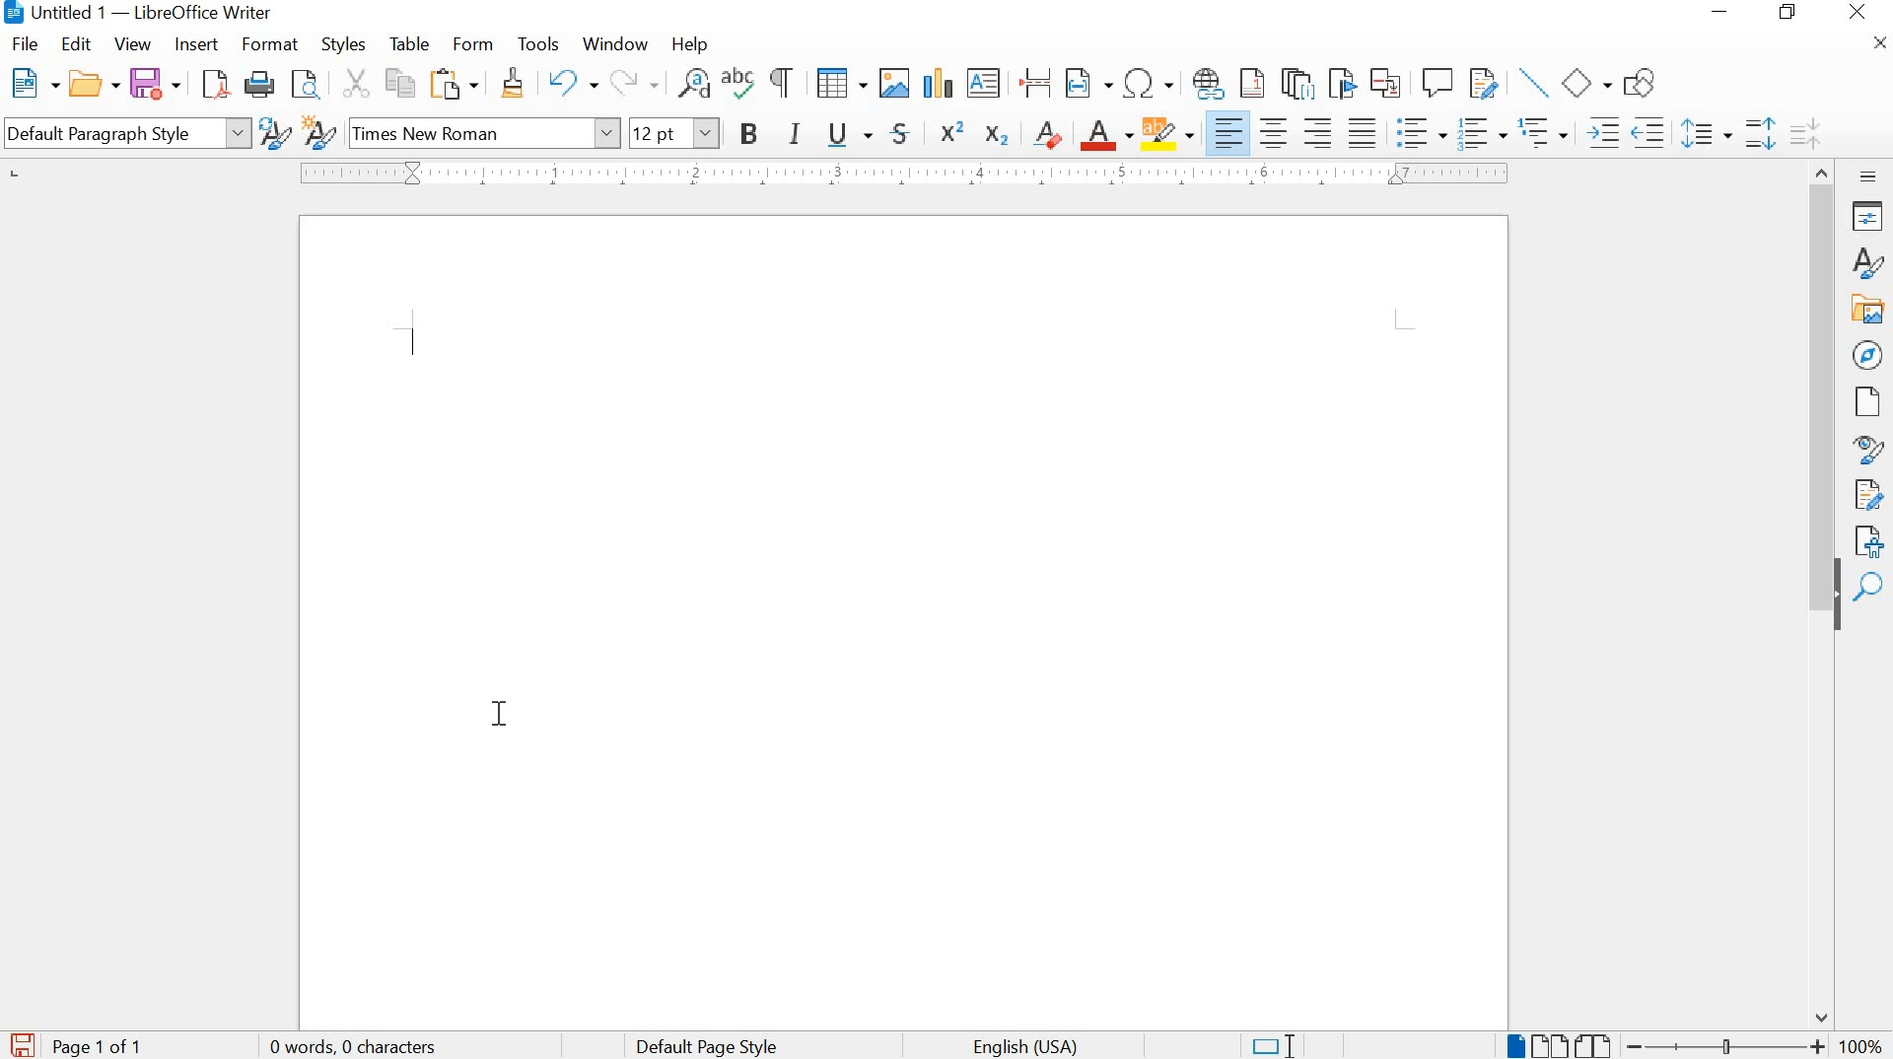  I want to click on HELP, so click(685, 45).